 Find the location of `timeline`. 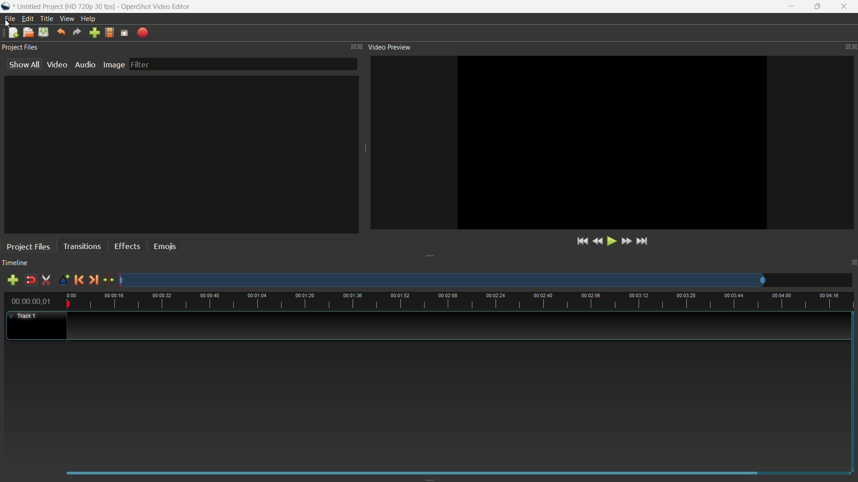

timeline is located at coordinates (15, 262).